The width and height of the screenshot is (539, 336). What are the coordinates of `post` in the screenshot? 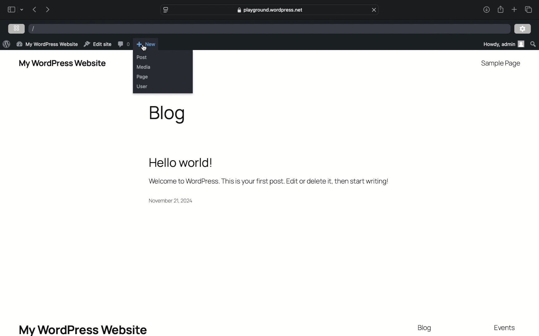 It's located at (142, 57).